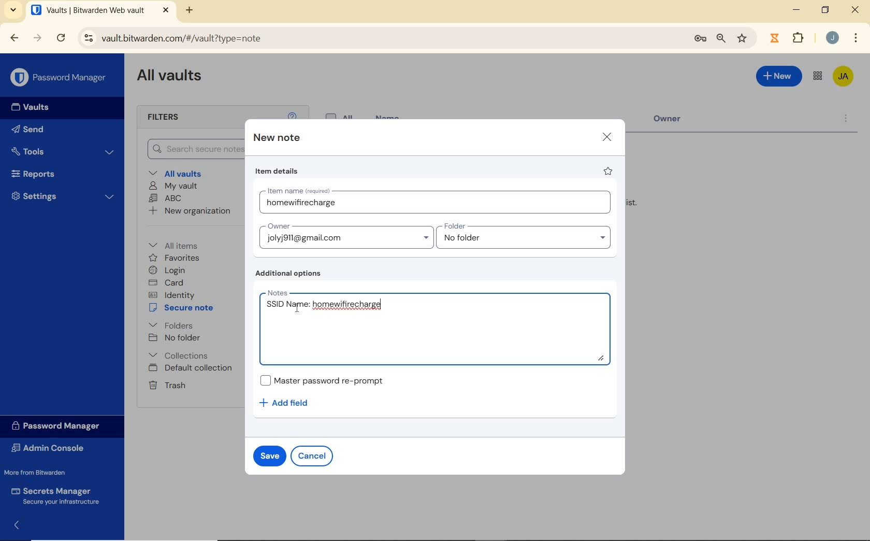 The height and width of the screenshot is (541, 870). Describe the element at coordinates (170, 77) in the screenshot. I see `All Vaults` at that location.